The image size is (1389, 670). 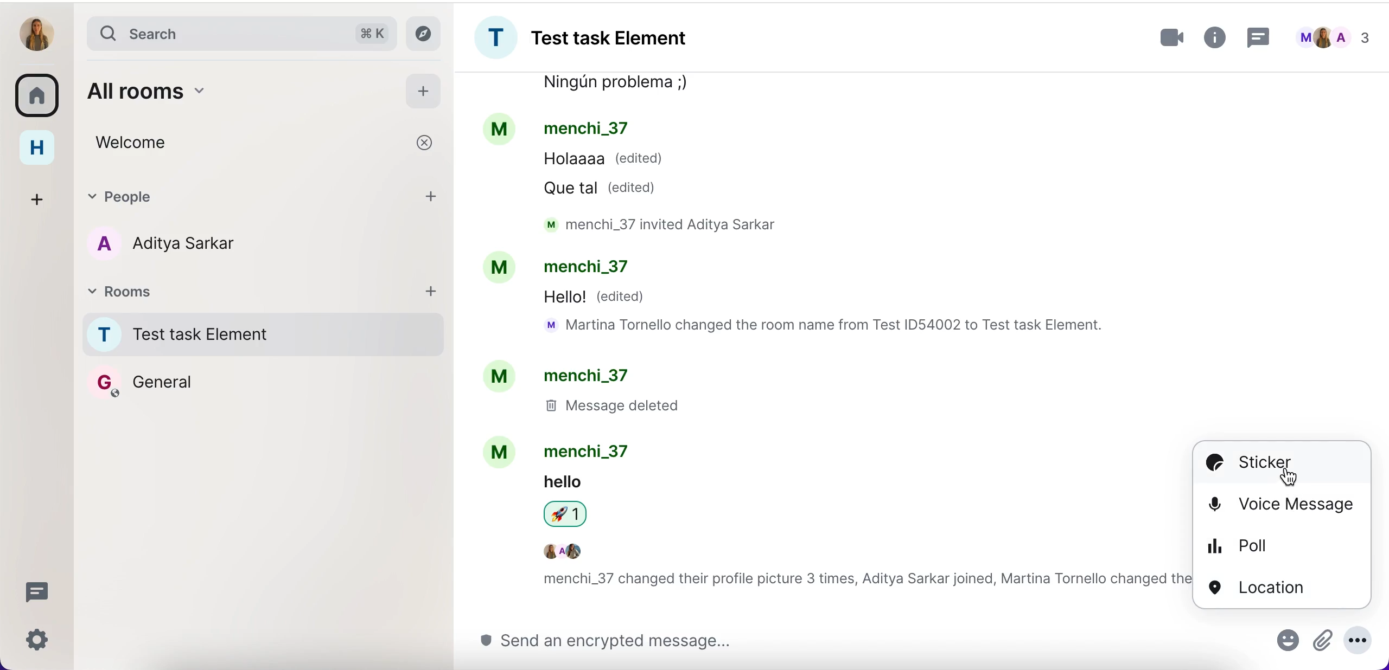 I want to click on more options, so click(x=1358, y=640).